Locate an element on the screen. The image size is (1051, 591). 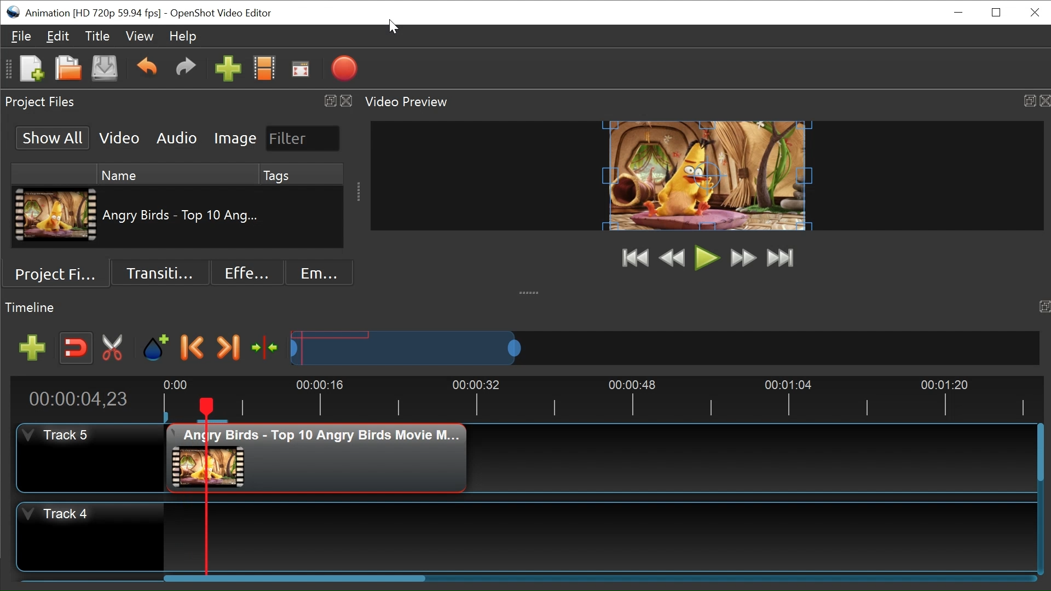
Preview Window is located at coordinates (706, 175).